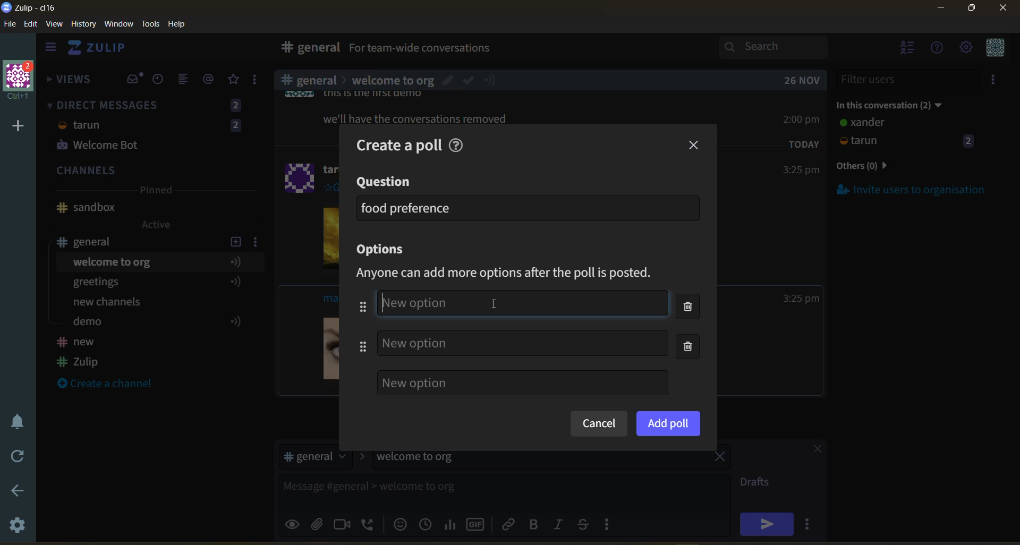  I want to click on recent conversations, so click(161, 80).